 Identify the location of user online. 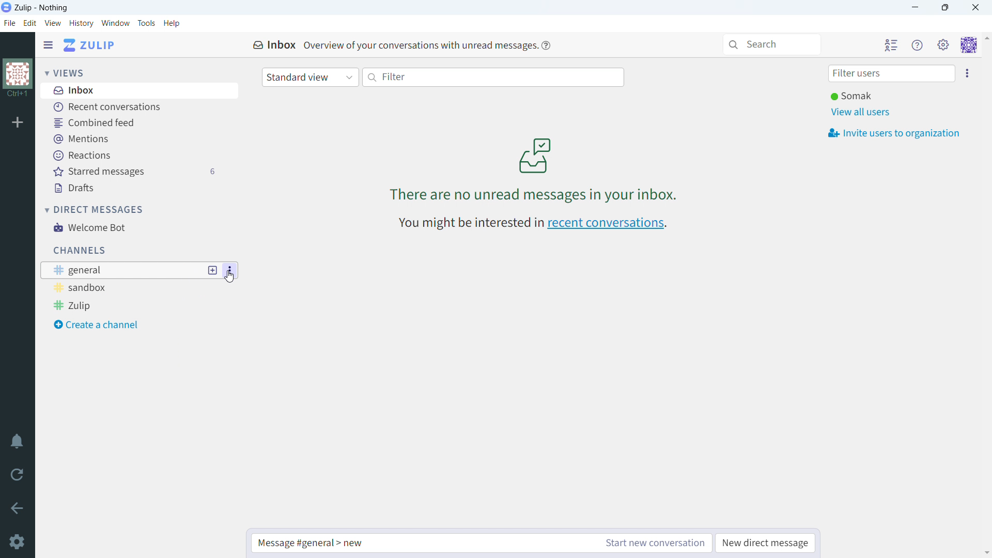
(851, 96).